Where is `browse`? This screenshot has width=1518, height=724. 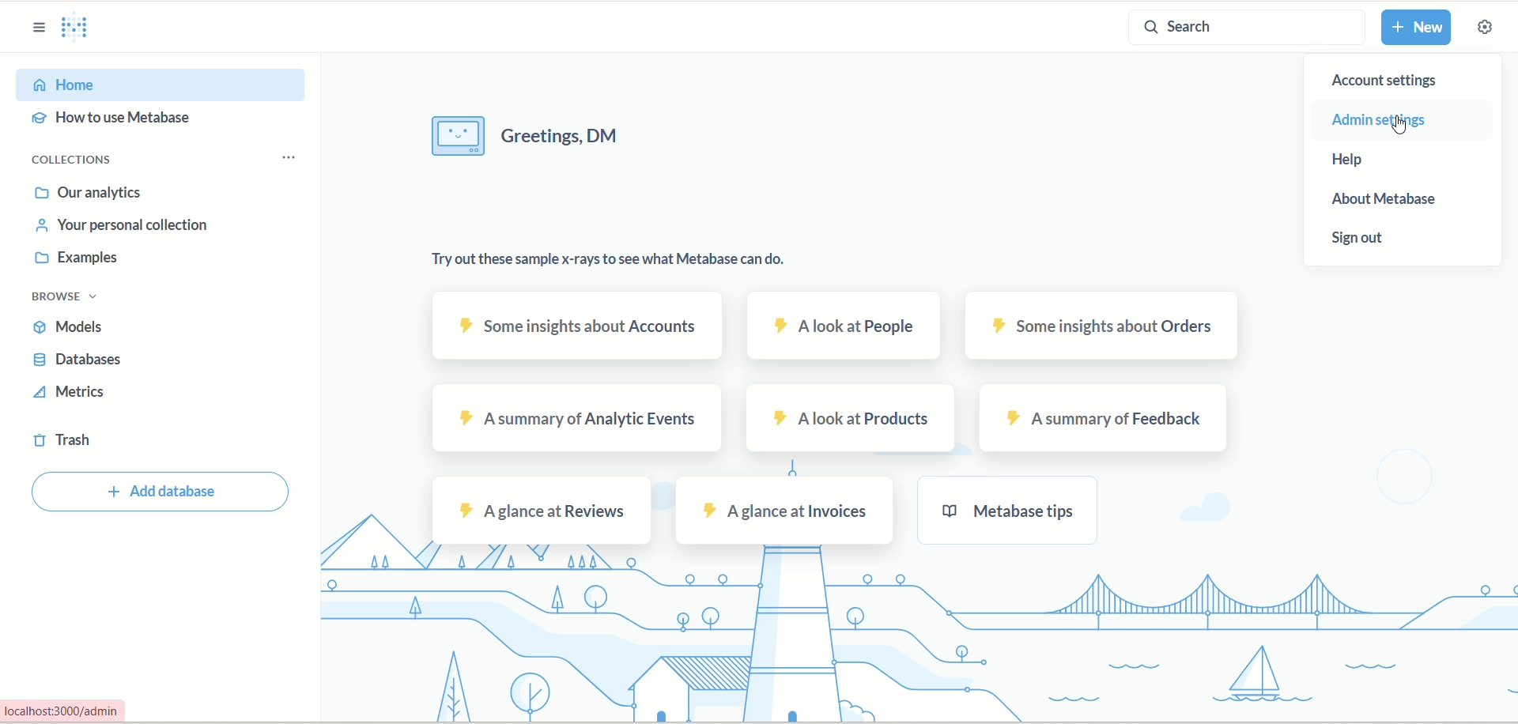
browse is located at coordinates (70, 299).